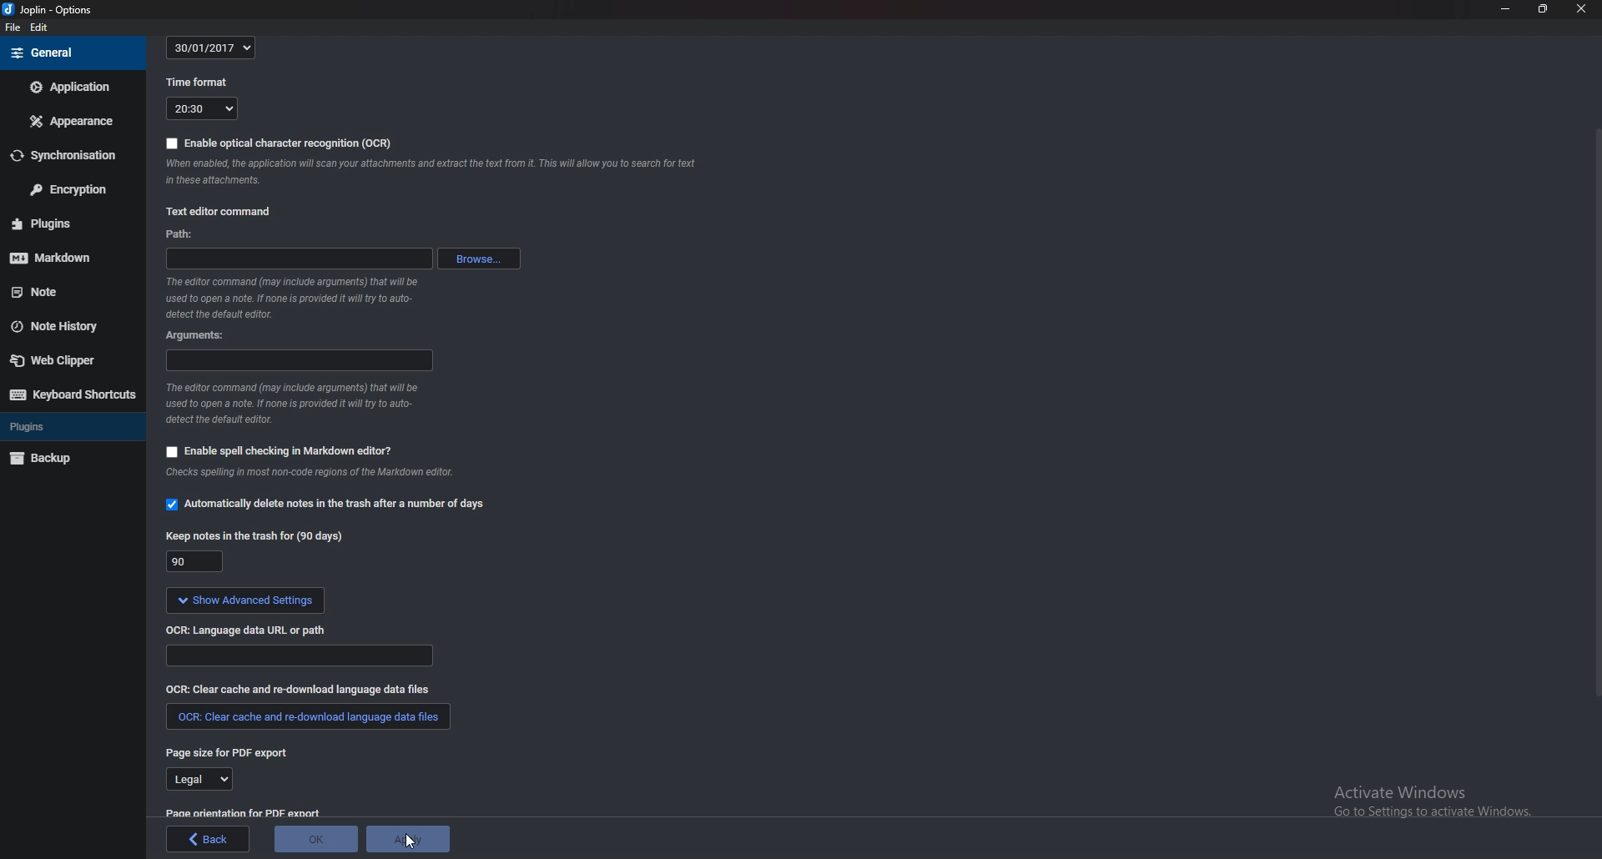 The height and width of the screenshot is (859, 1602). I want to click on 20:30, so click(201, 108).